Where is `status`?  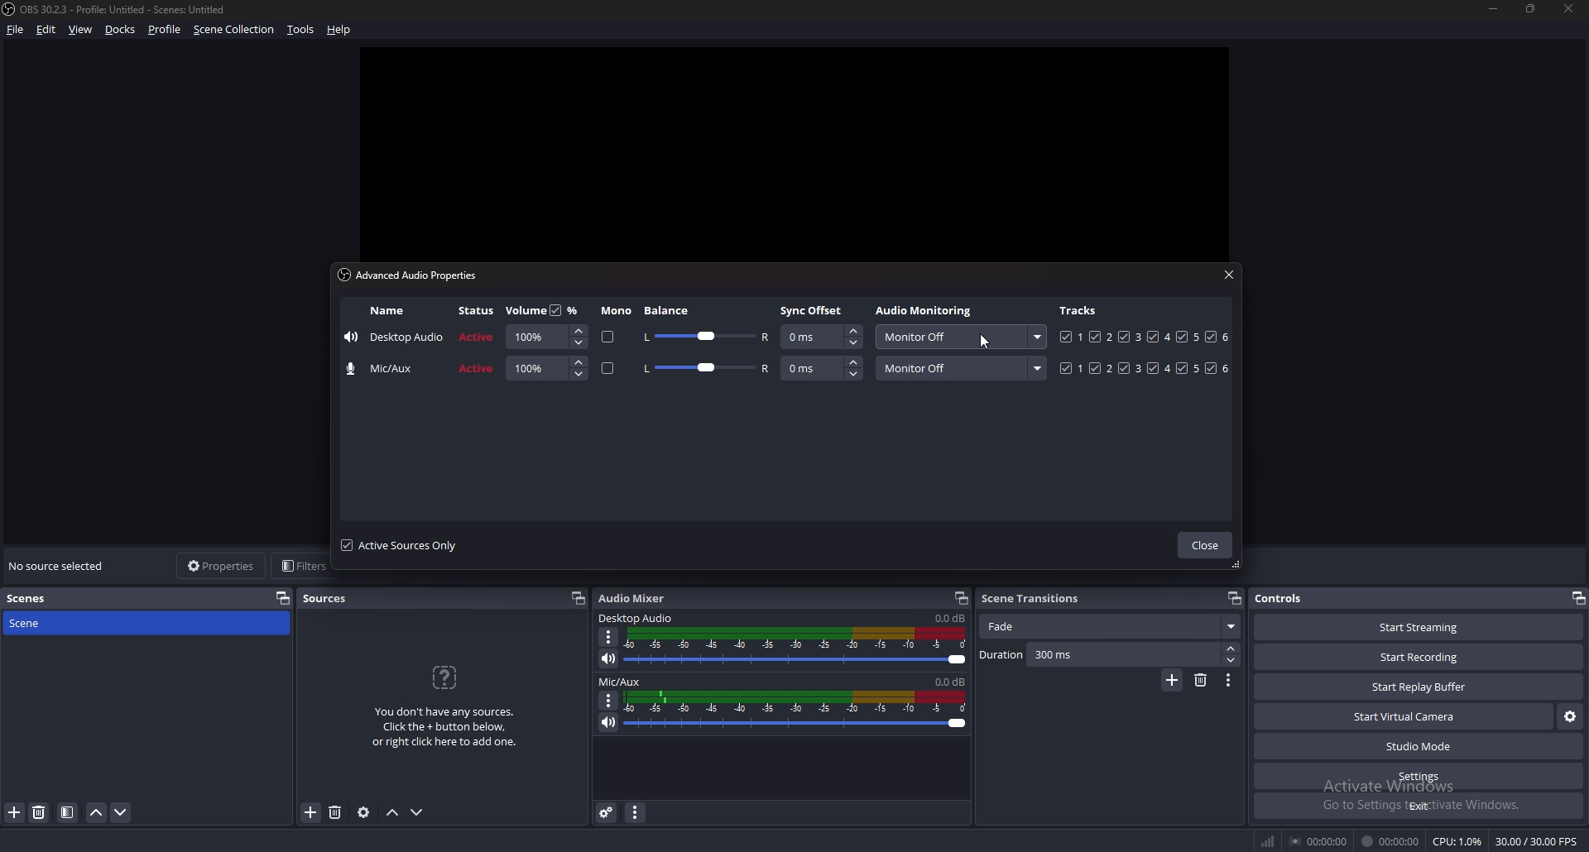
status is located at coordinates (478, 369).